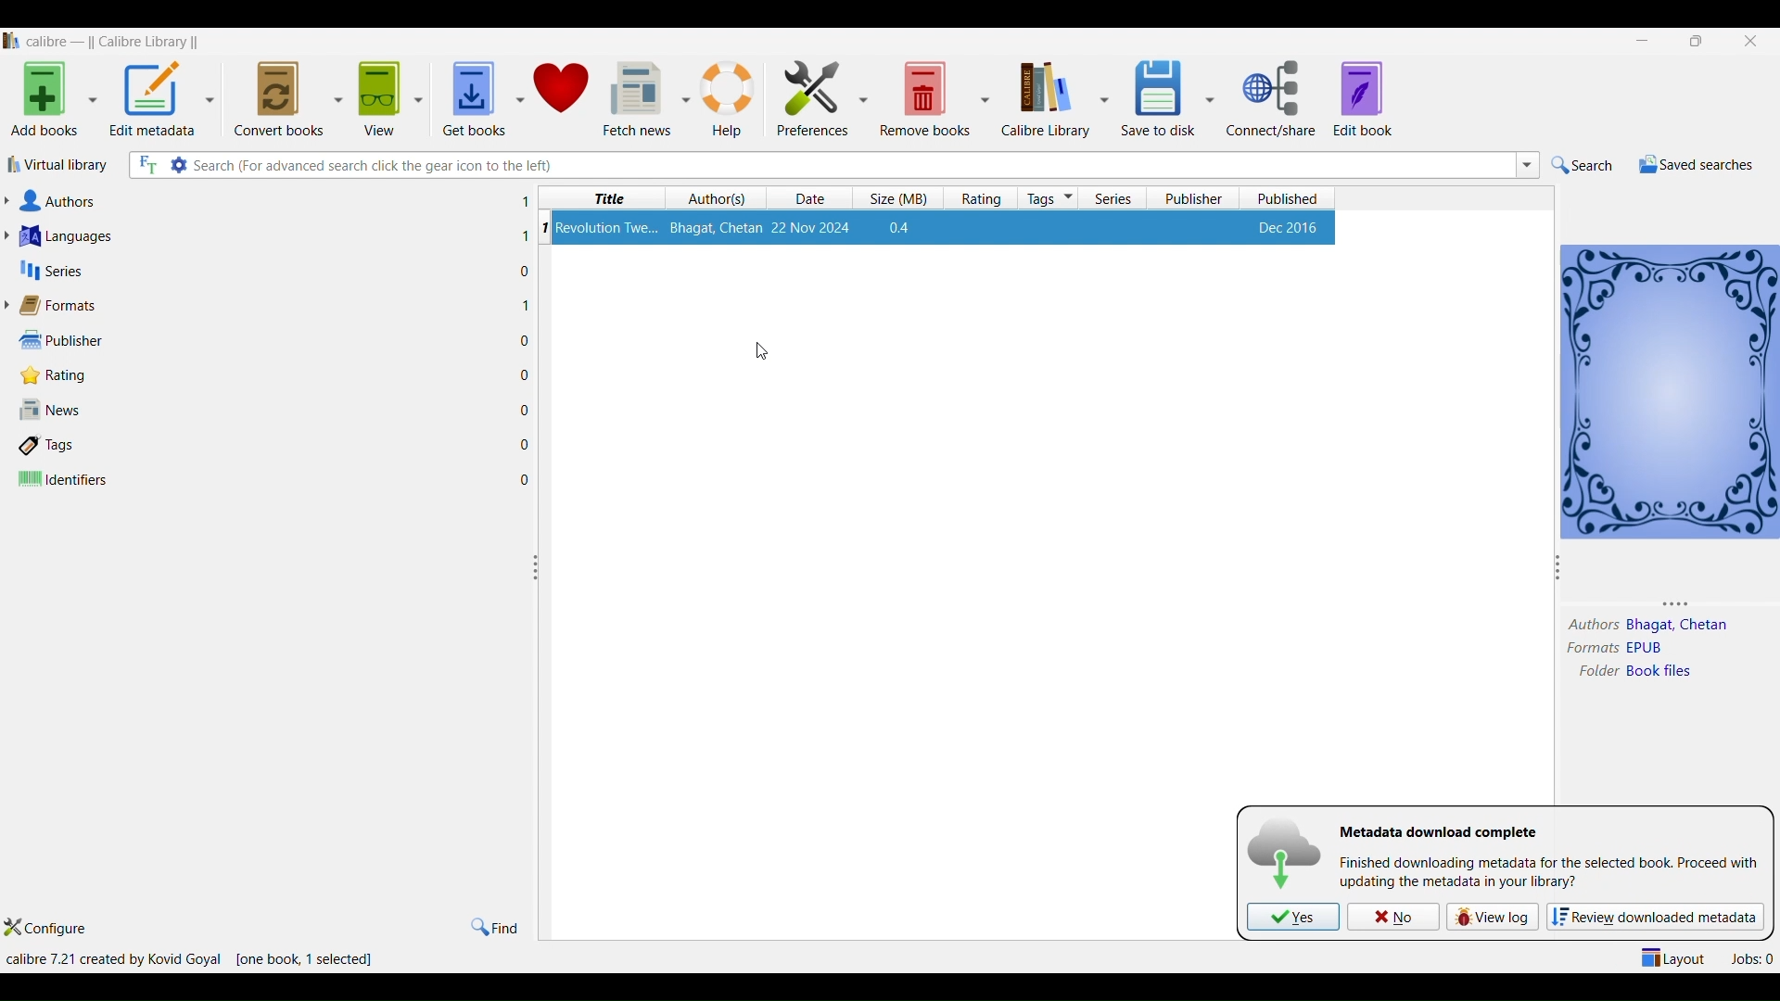  I want to click on Author list dropdown button, so click(12, 201).